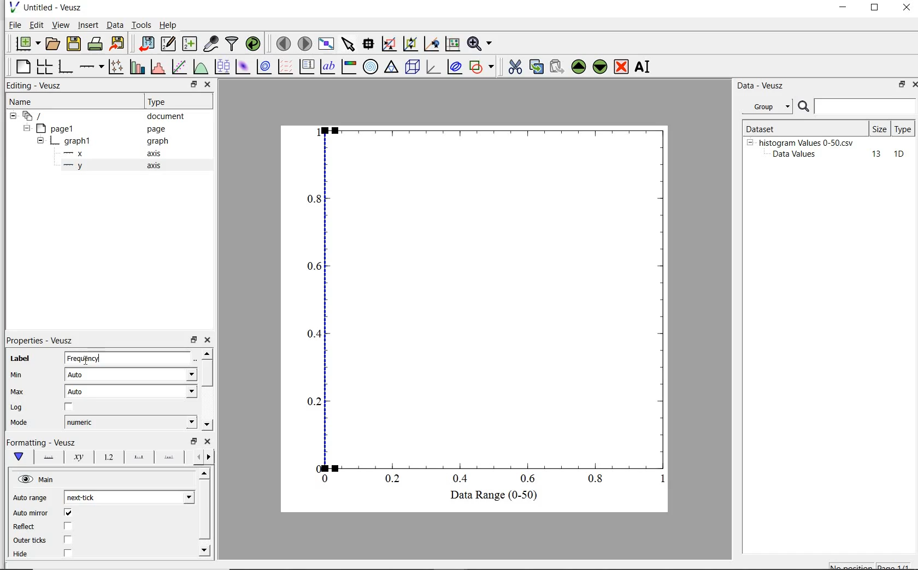 This screenshot has width=918, height=570. Describe the element at coordinates (131, 375) in the screenshot. I see `Auto` at that location.